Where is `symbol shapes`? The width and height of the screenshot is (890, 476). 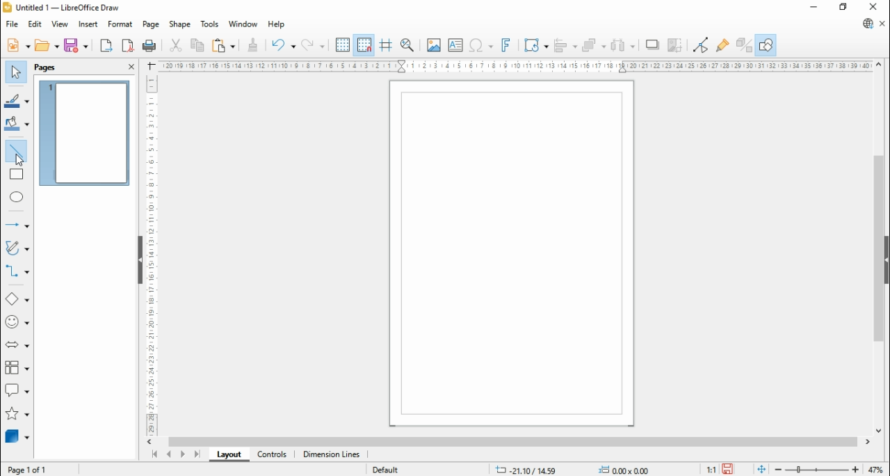
symbol shapes is located at coordinates (17, 322).